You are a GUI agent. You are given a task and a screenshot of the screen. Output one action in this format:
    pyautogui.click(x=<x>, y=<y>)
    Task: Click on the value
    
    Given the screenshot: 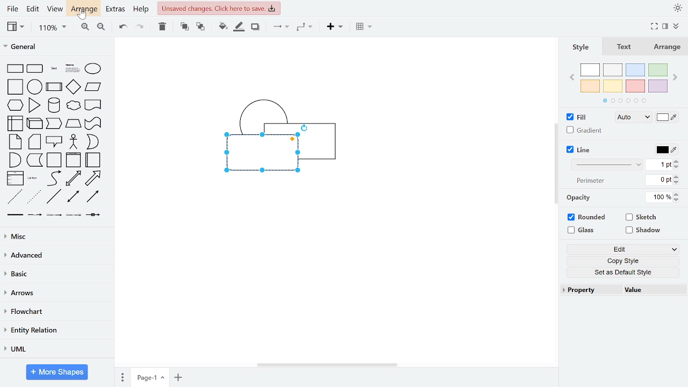 What is the action you would take?
    pyautogui.click(x=651, y=291)
    